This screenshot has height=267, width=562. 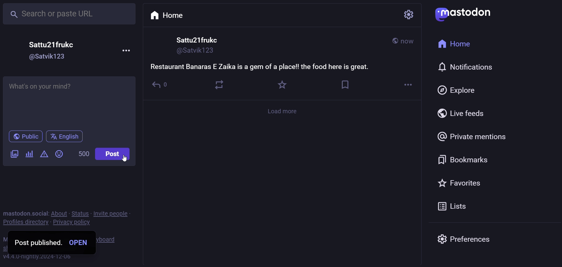 I want to click on favorite, so click(x=460, y=183).